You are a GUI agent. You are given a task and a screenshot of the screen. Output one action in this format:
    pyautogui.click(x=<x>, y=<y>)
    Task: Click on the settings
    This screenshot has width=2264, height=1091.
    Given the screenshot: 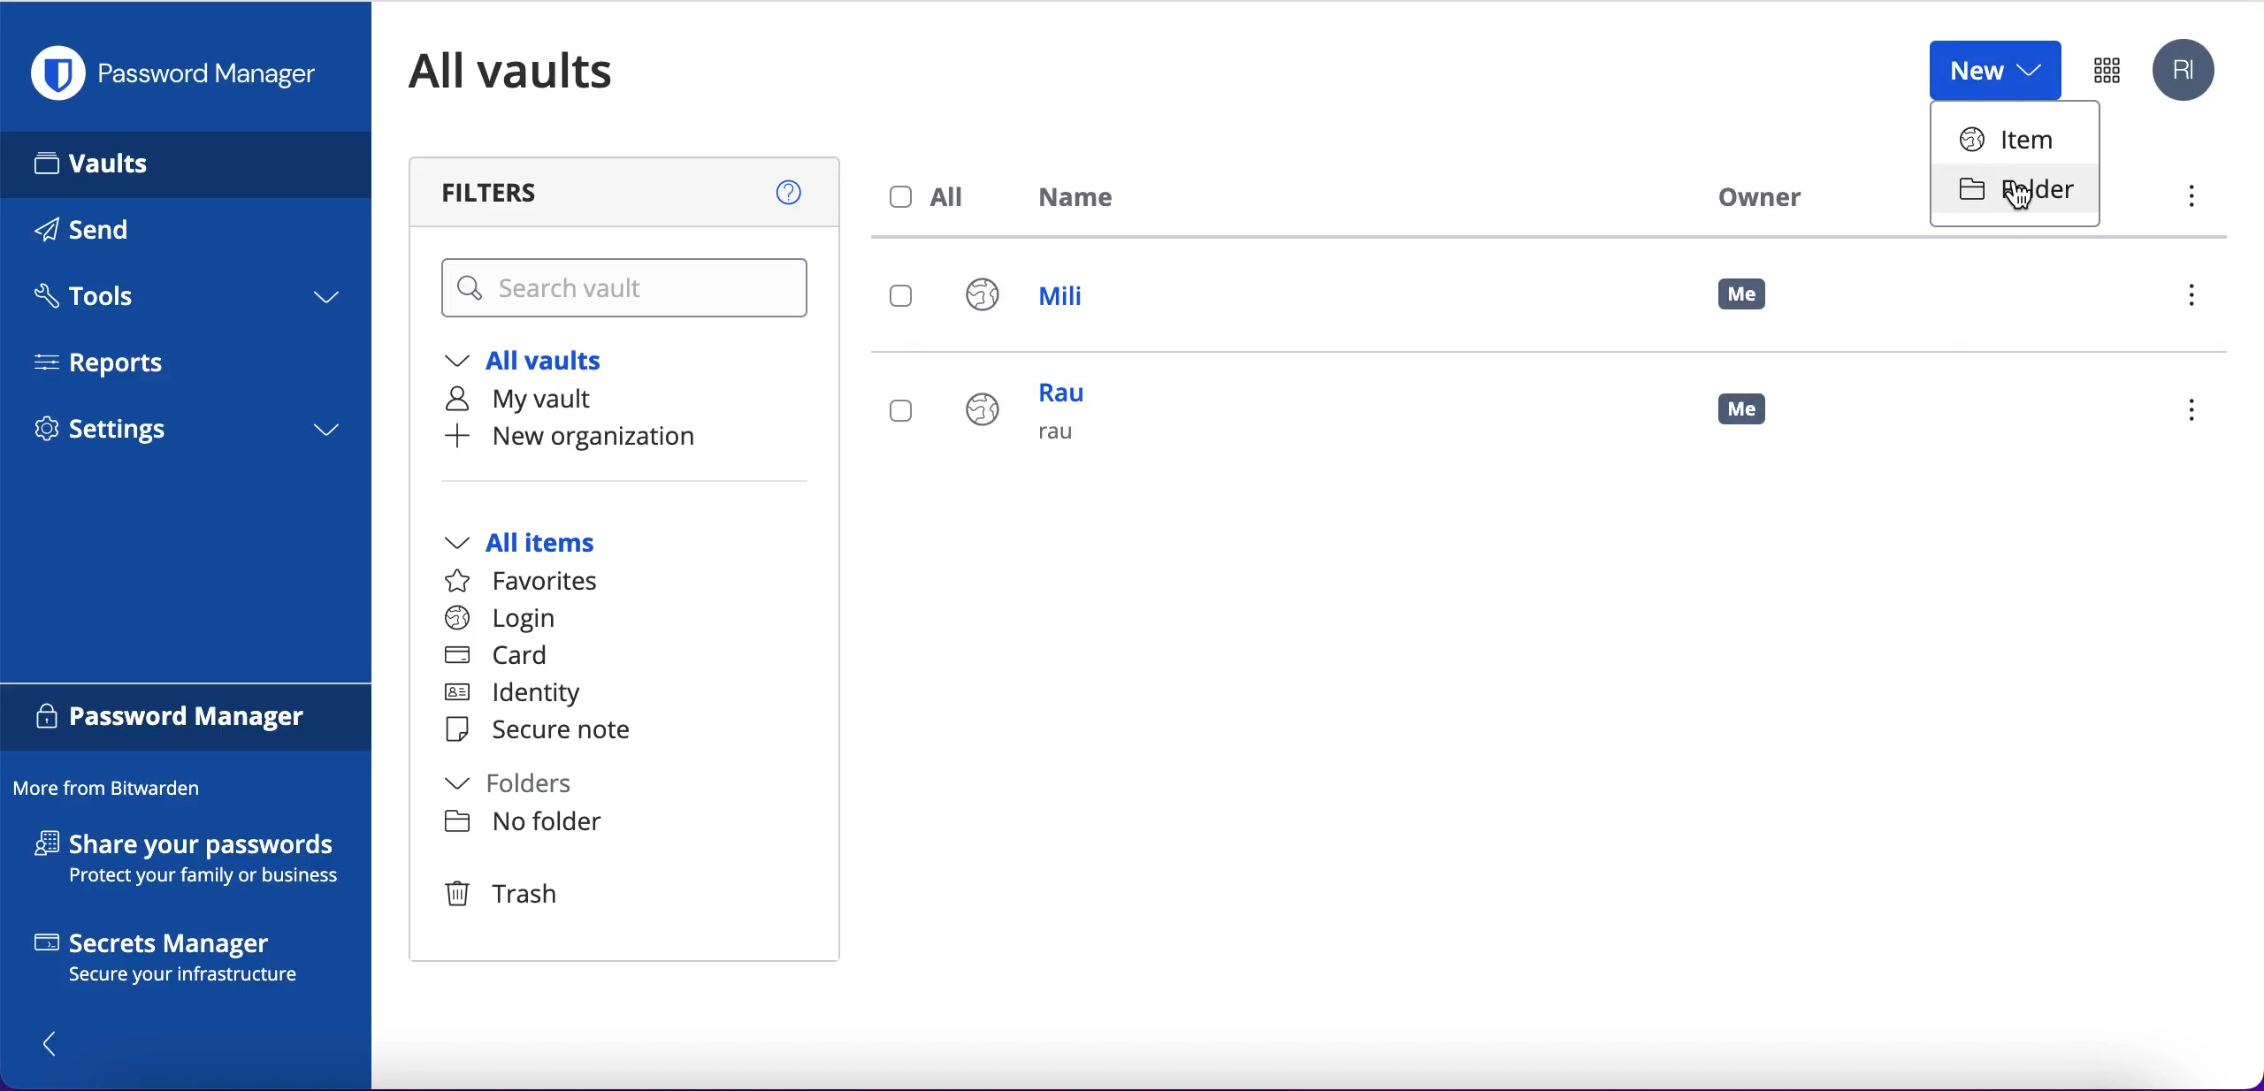 What is the action you would take?
    pyautogui.click(x=186, y=435)
    